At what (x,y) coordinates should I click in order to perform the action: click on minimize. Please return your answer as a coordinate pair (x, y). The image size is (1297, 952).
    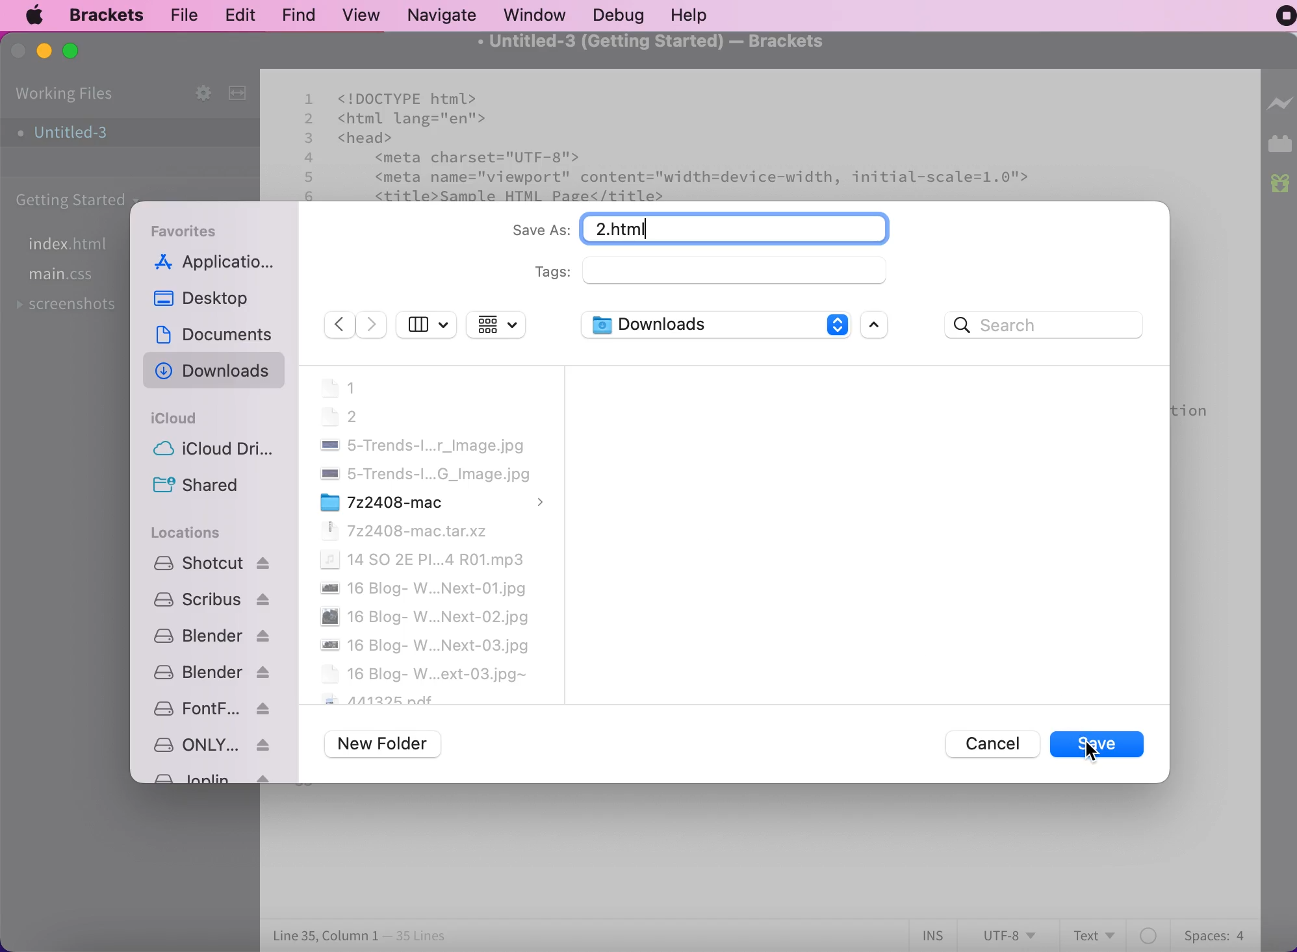
    Looking at the image, I should click on (45, 51).